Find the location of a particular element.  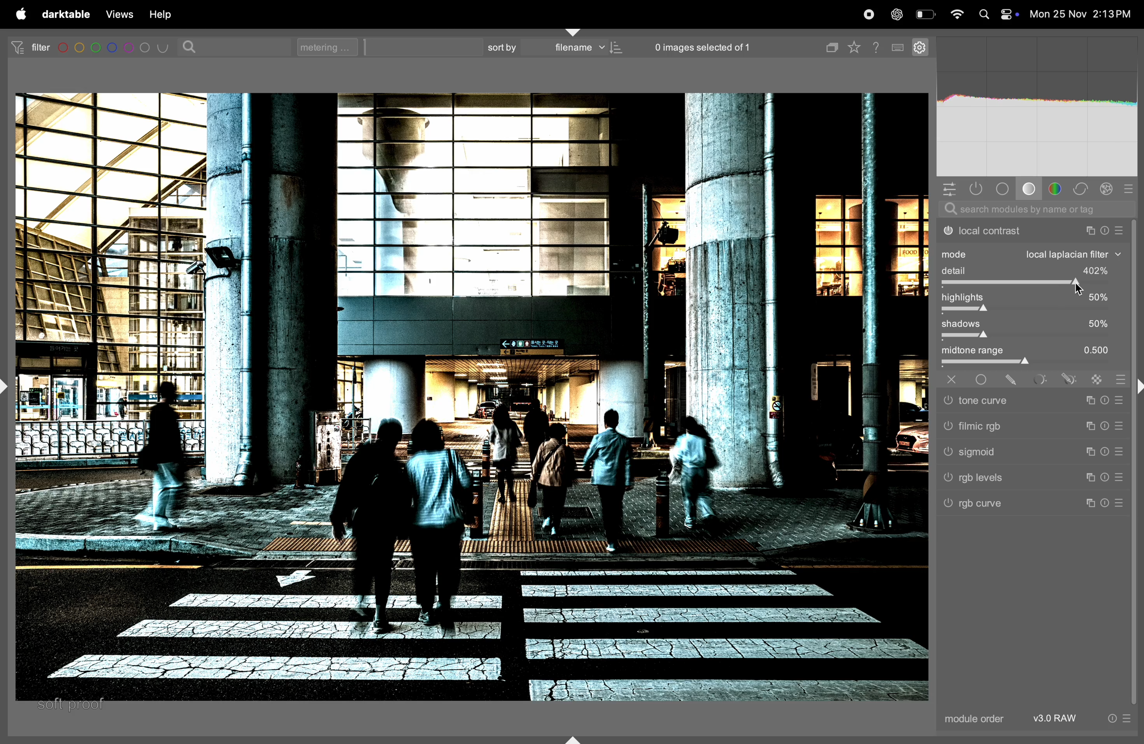

effect is located at coordinates (1107, 188).